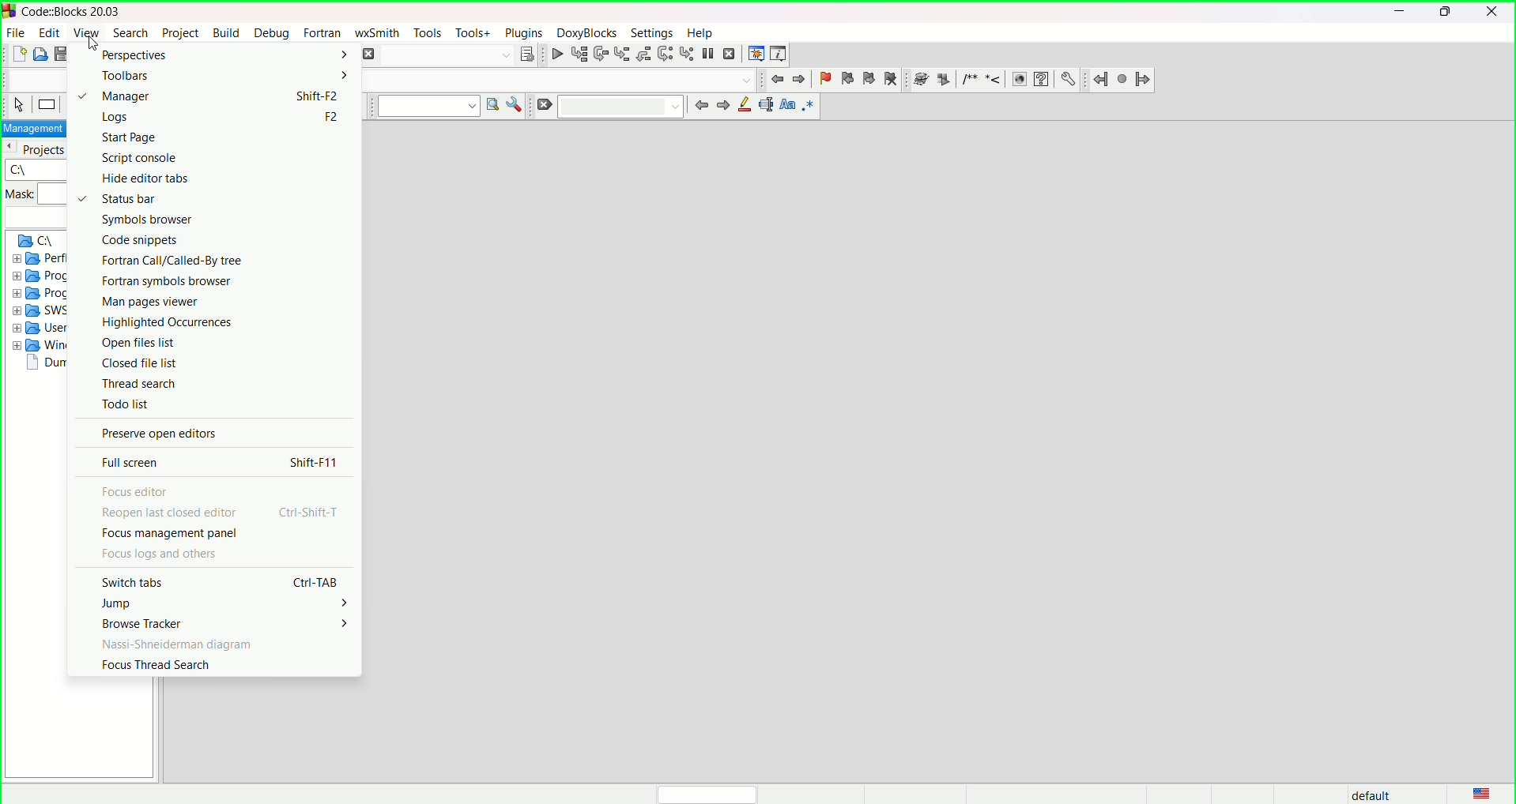 The width and height of the screenshot is (1516, 804). I want to click on closed files list, so click(141, 363).